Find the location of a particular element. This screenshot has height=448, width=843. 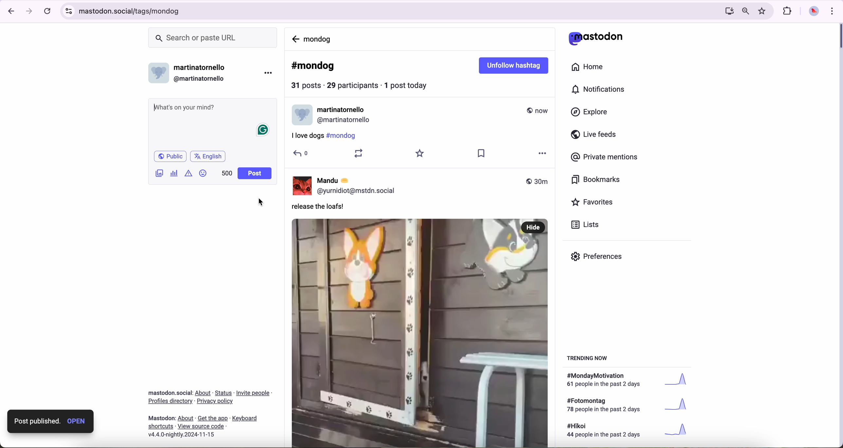

more options is located at coordinates (545, 432).